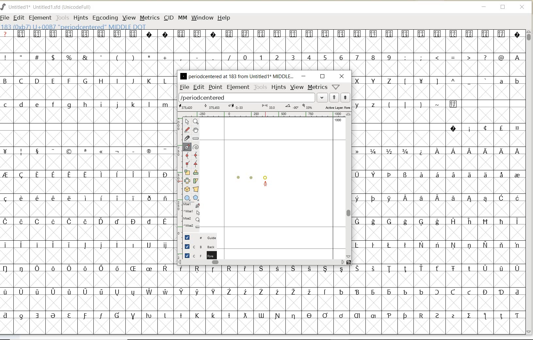 This screenshot has width=533, height=340. What do you see at coordinates (187, 198) in the screenshot?
I see `rectangle or ellipse` at bounding box center [187, 198].